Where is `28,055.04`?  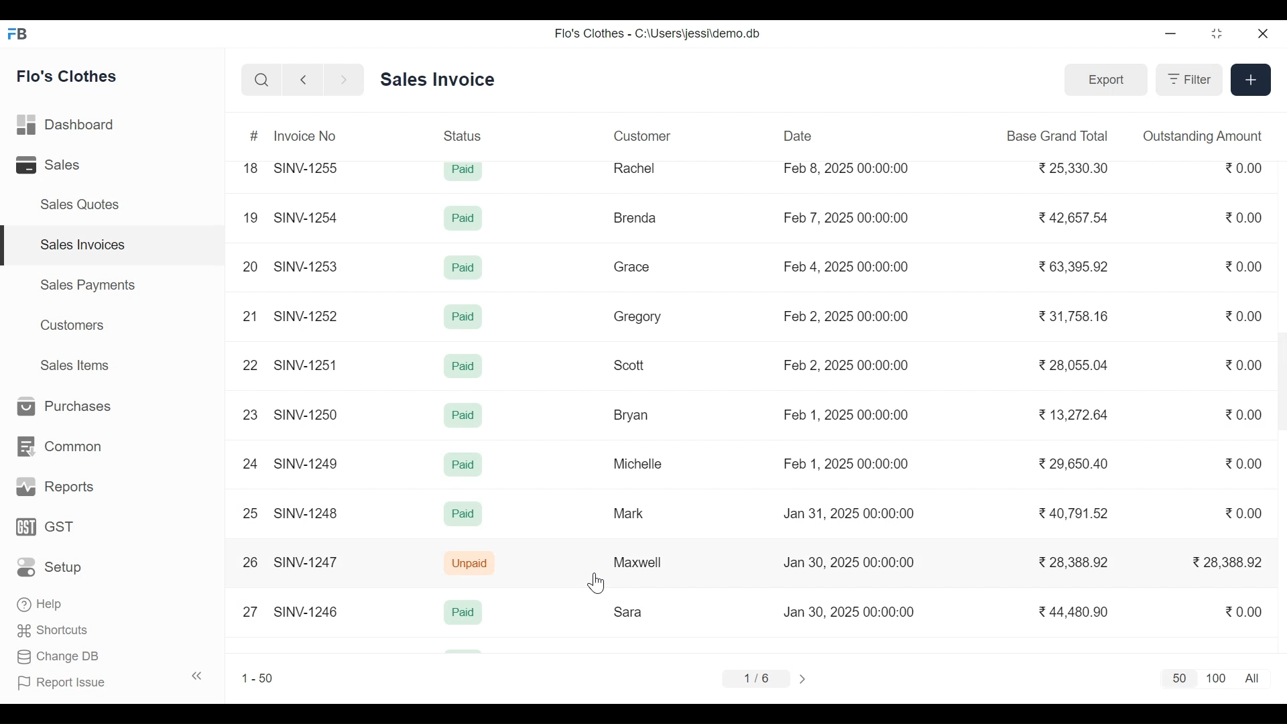
28,055.04 is located at coordinates (1072, 364).